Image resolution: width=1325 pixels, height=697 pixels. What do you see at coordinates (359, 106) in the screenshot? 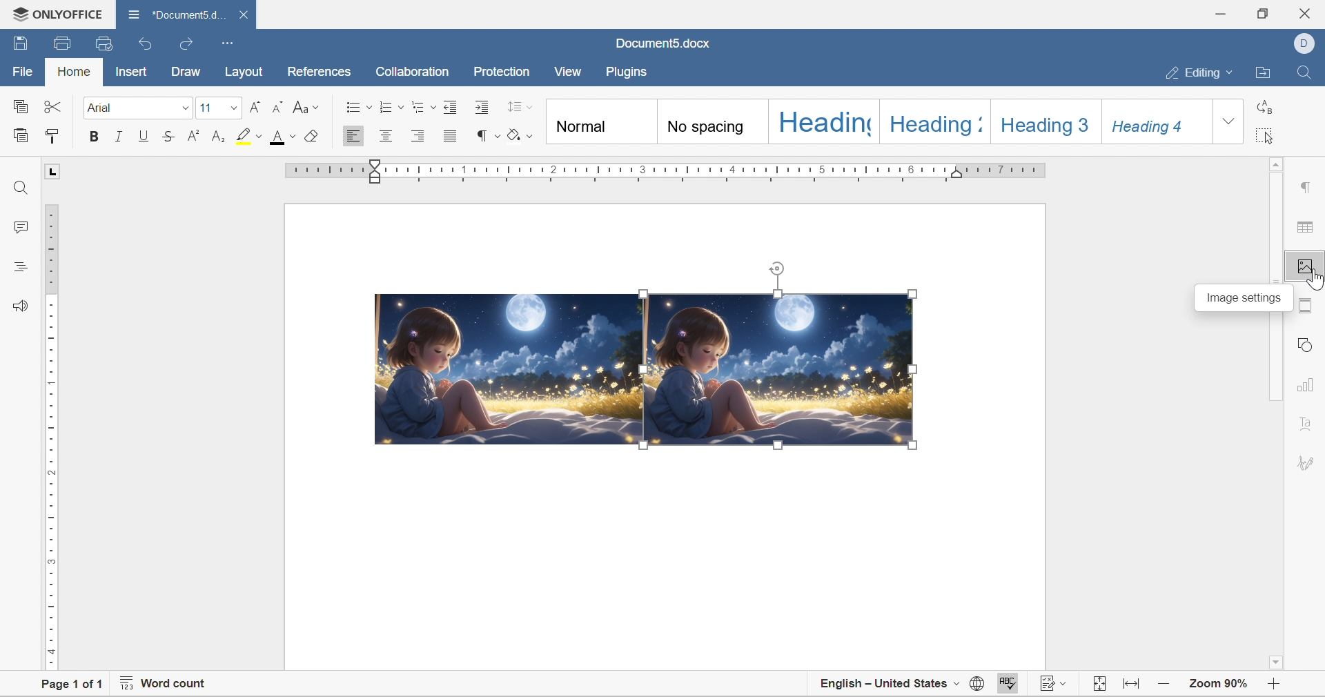
I see `bullets` at bounding box center [359, 106].